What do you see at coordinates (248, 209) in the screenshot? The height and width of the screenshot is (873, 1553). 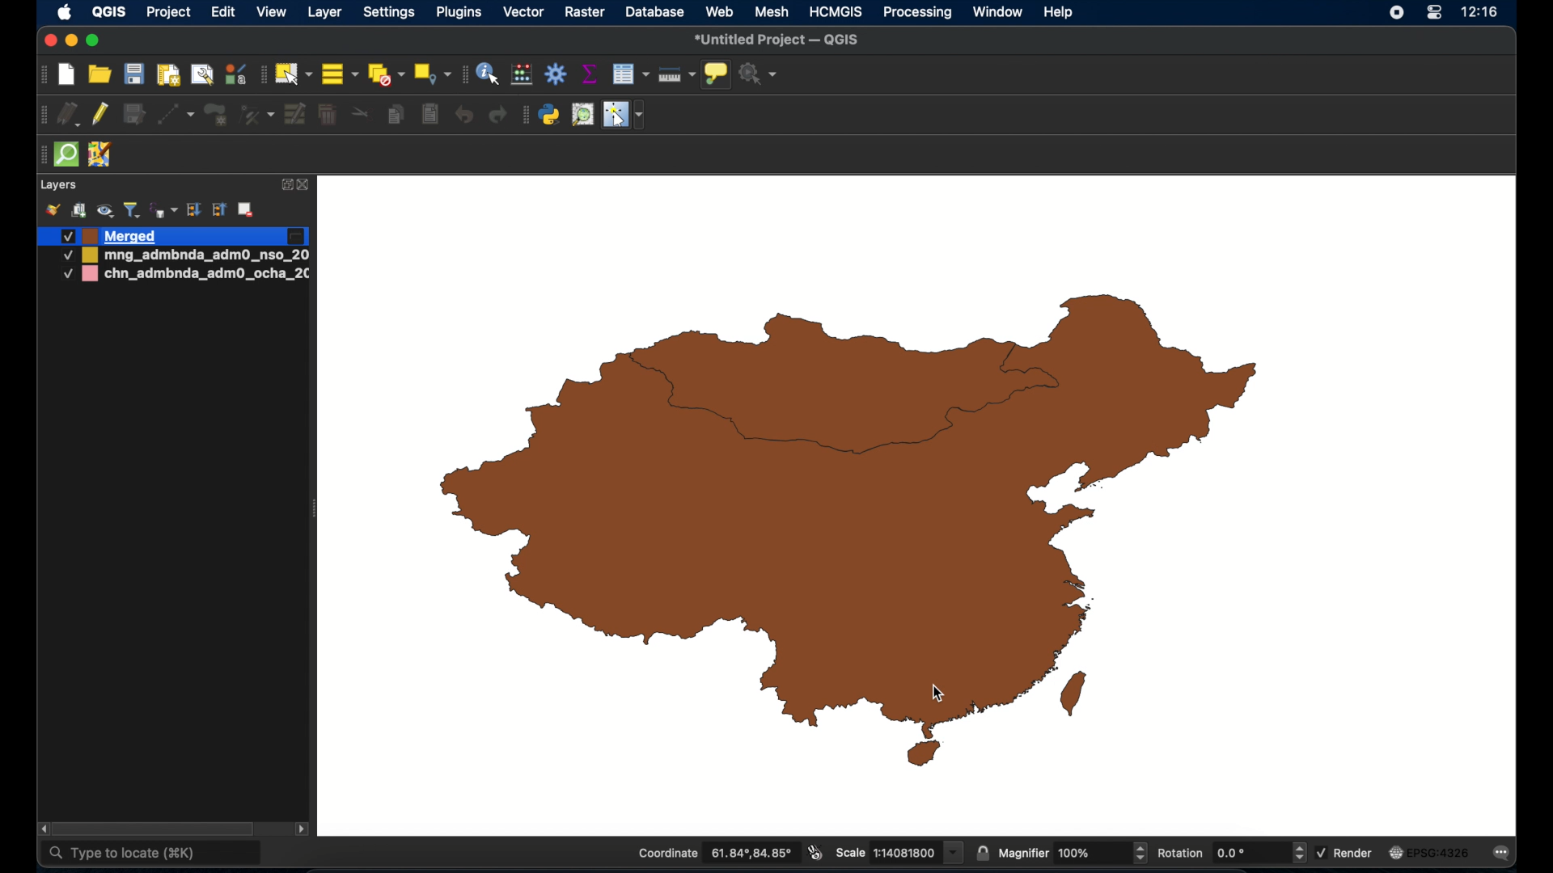 I see `remove layer/group` at bounding box center [248, 209].